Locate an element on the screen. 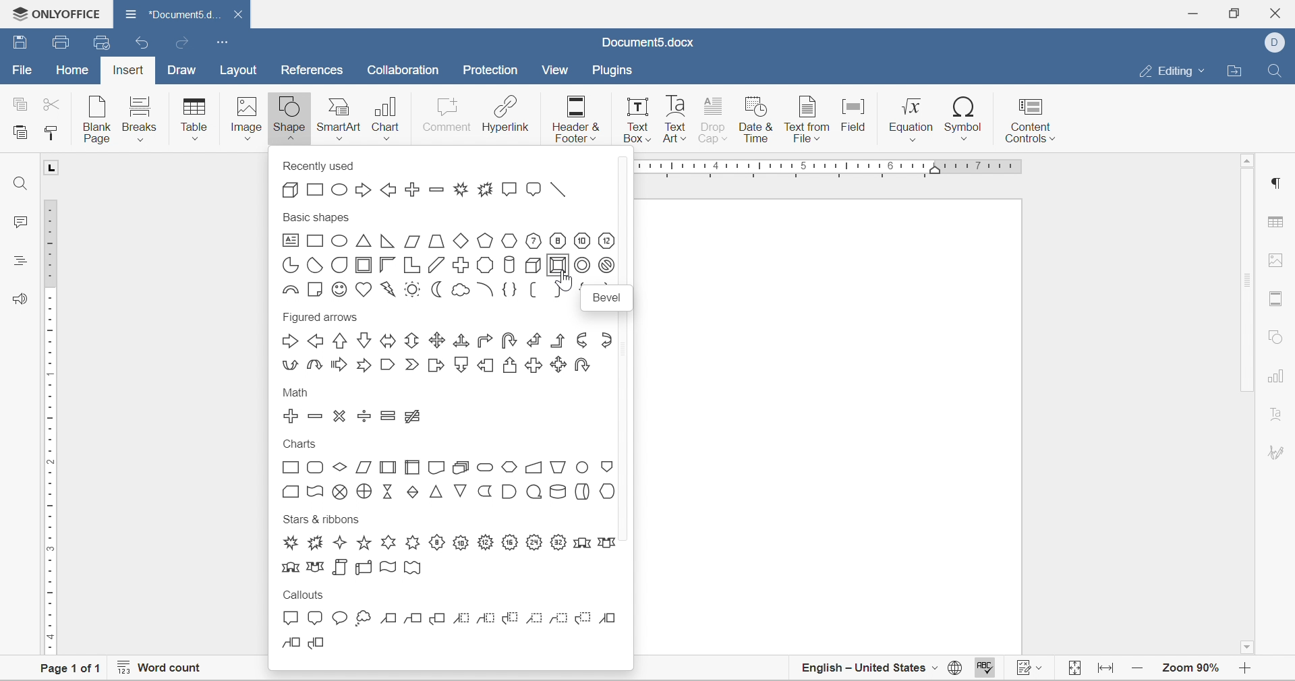 The height and width of the screenshot is (681, 1295). text art is located at coordinates (674, 119).